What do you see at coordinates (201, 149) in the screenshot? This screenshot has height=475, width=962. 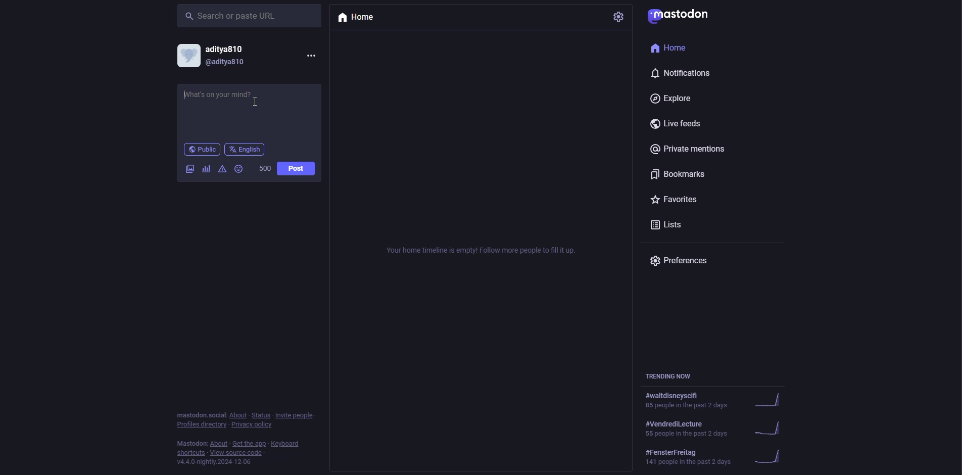 I see `public` at bounding box center [201, 149].